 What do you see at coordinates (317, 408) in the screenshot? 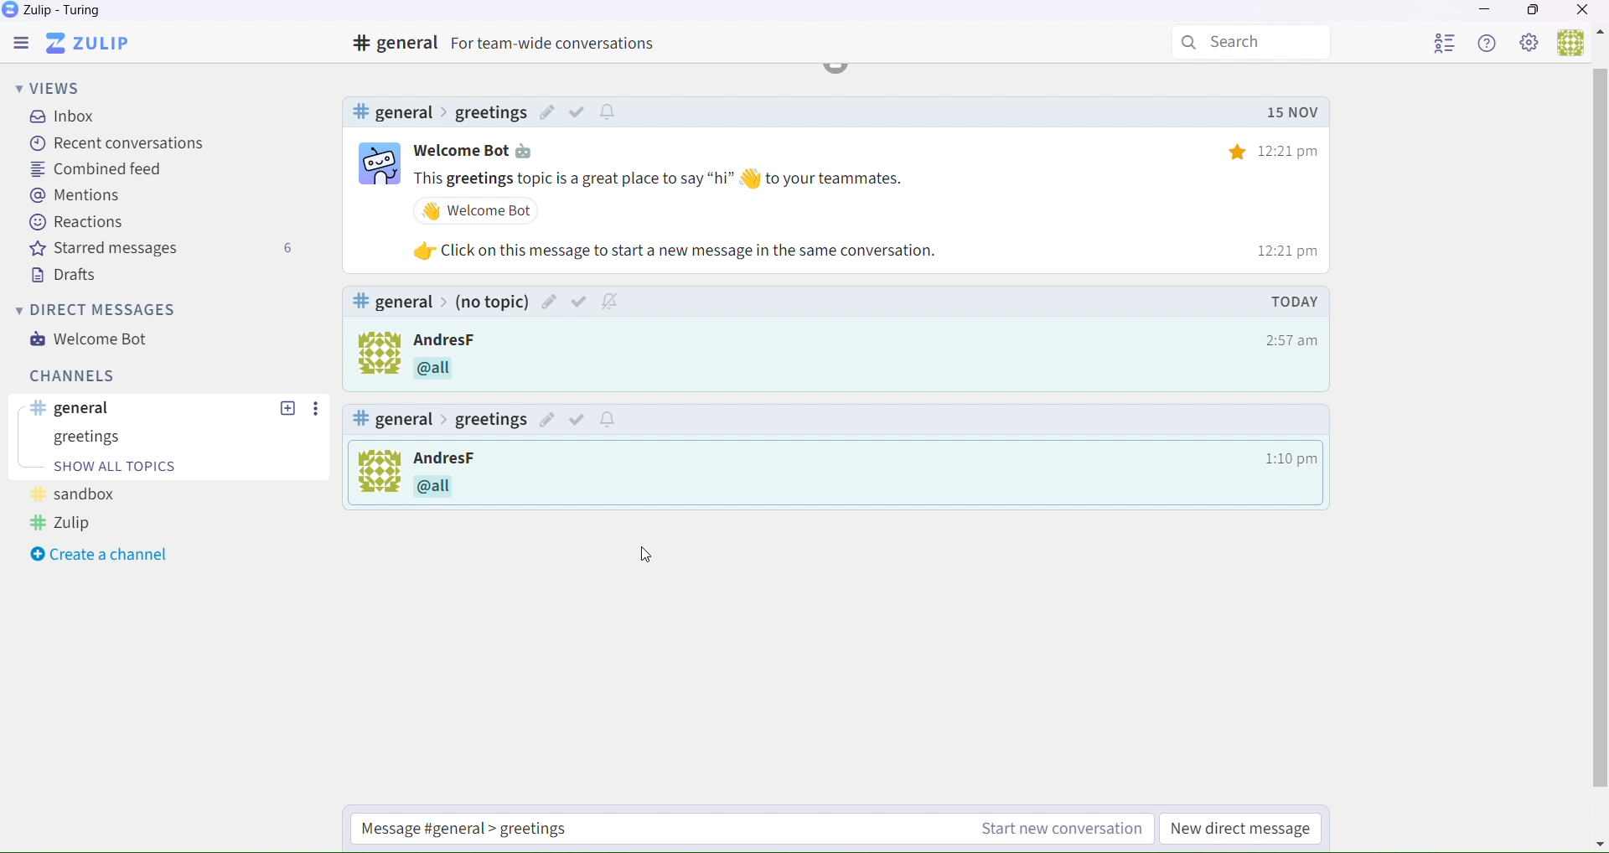
I see `` at bounding box center [317, 408].